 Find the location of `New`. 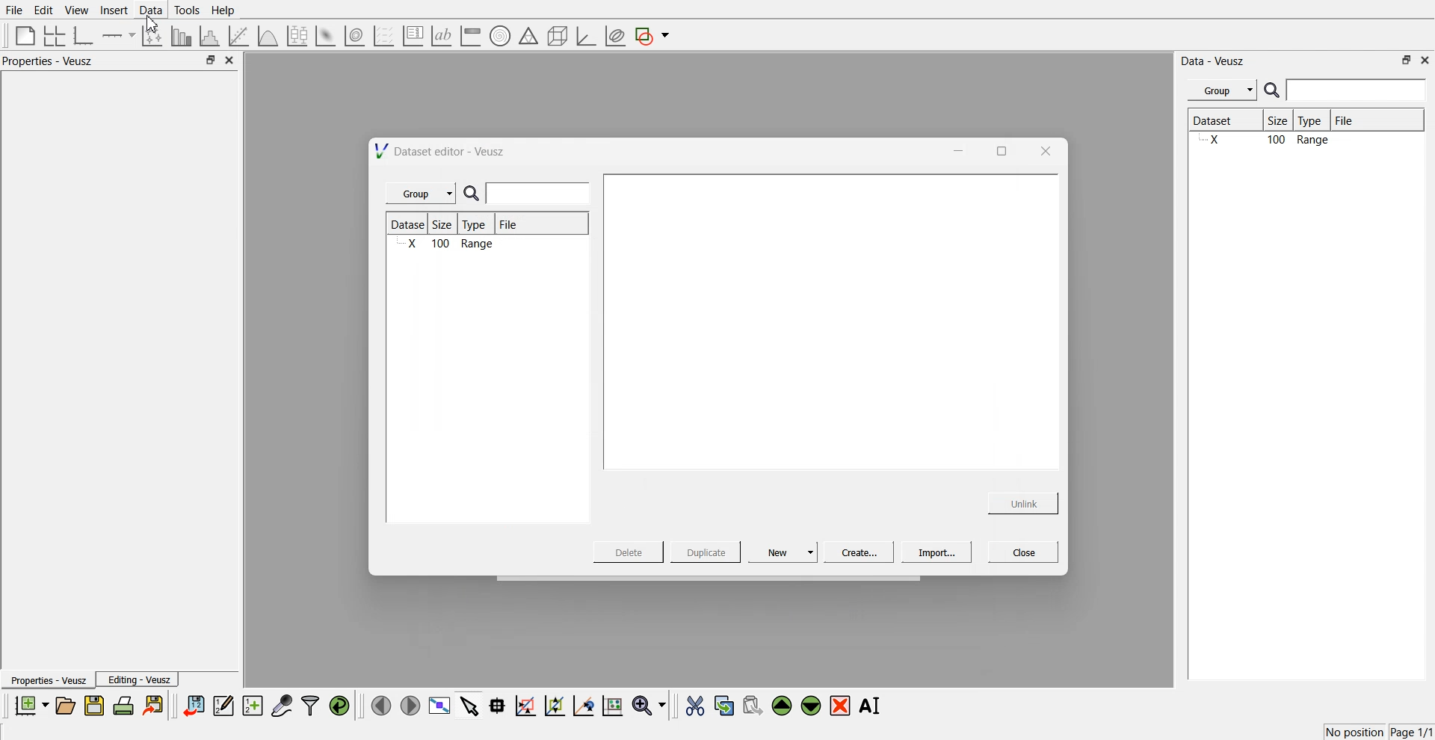

New is located at coordinates (785, 552).